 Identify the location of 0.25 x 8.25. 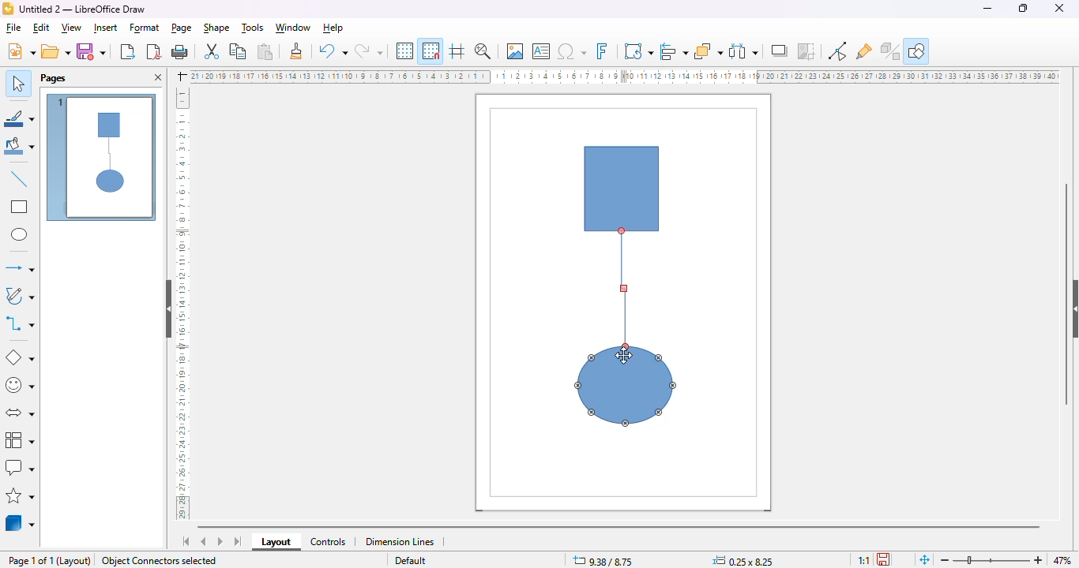
(743, 560).